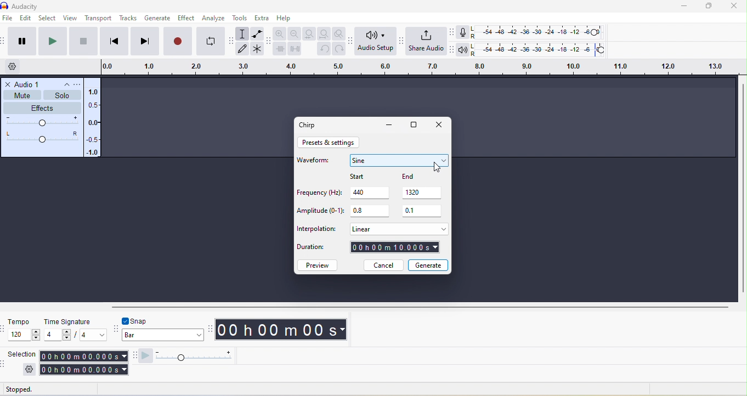 This screenshot has width=747, height=396. I want to click on audacity playback meter toolbar, so click(452, 48).